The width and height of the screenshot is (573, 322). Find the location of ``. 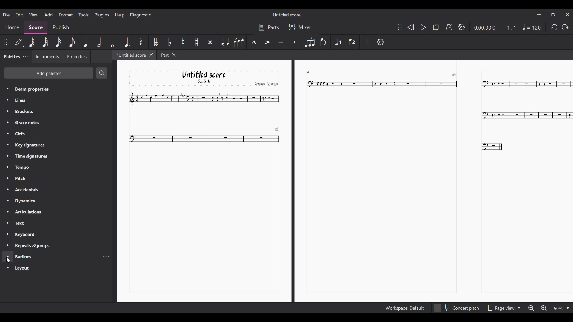

 is located at coordinates (18, 267).